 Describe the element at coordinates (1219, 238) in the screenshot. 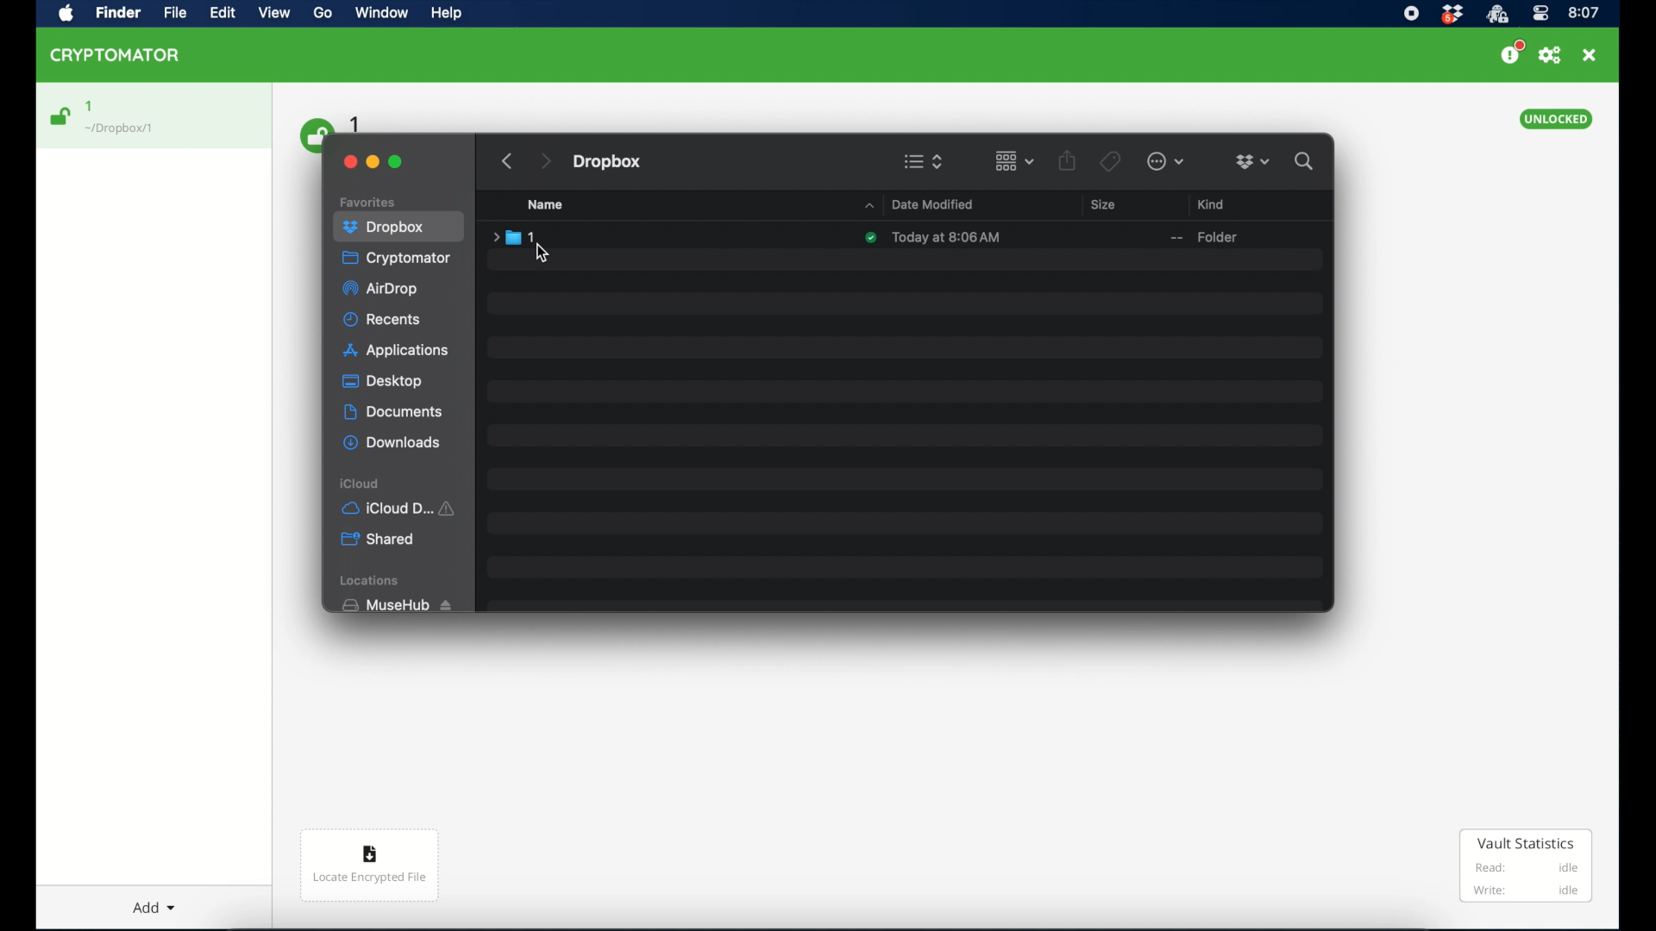

I see `older` at that location.